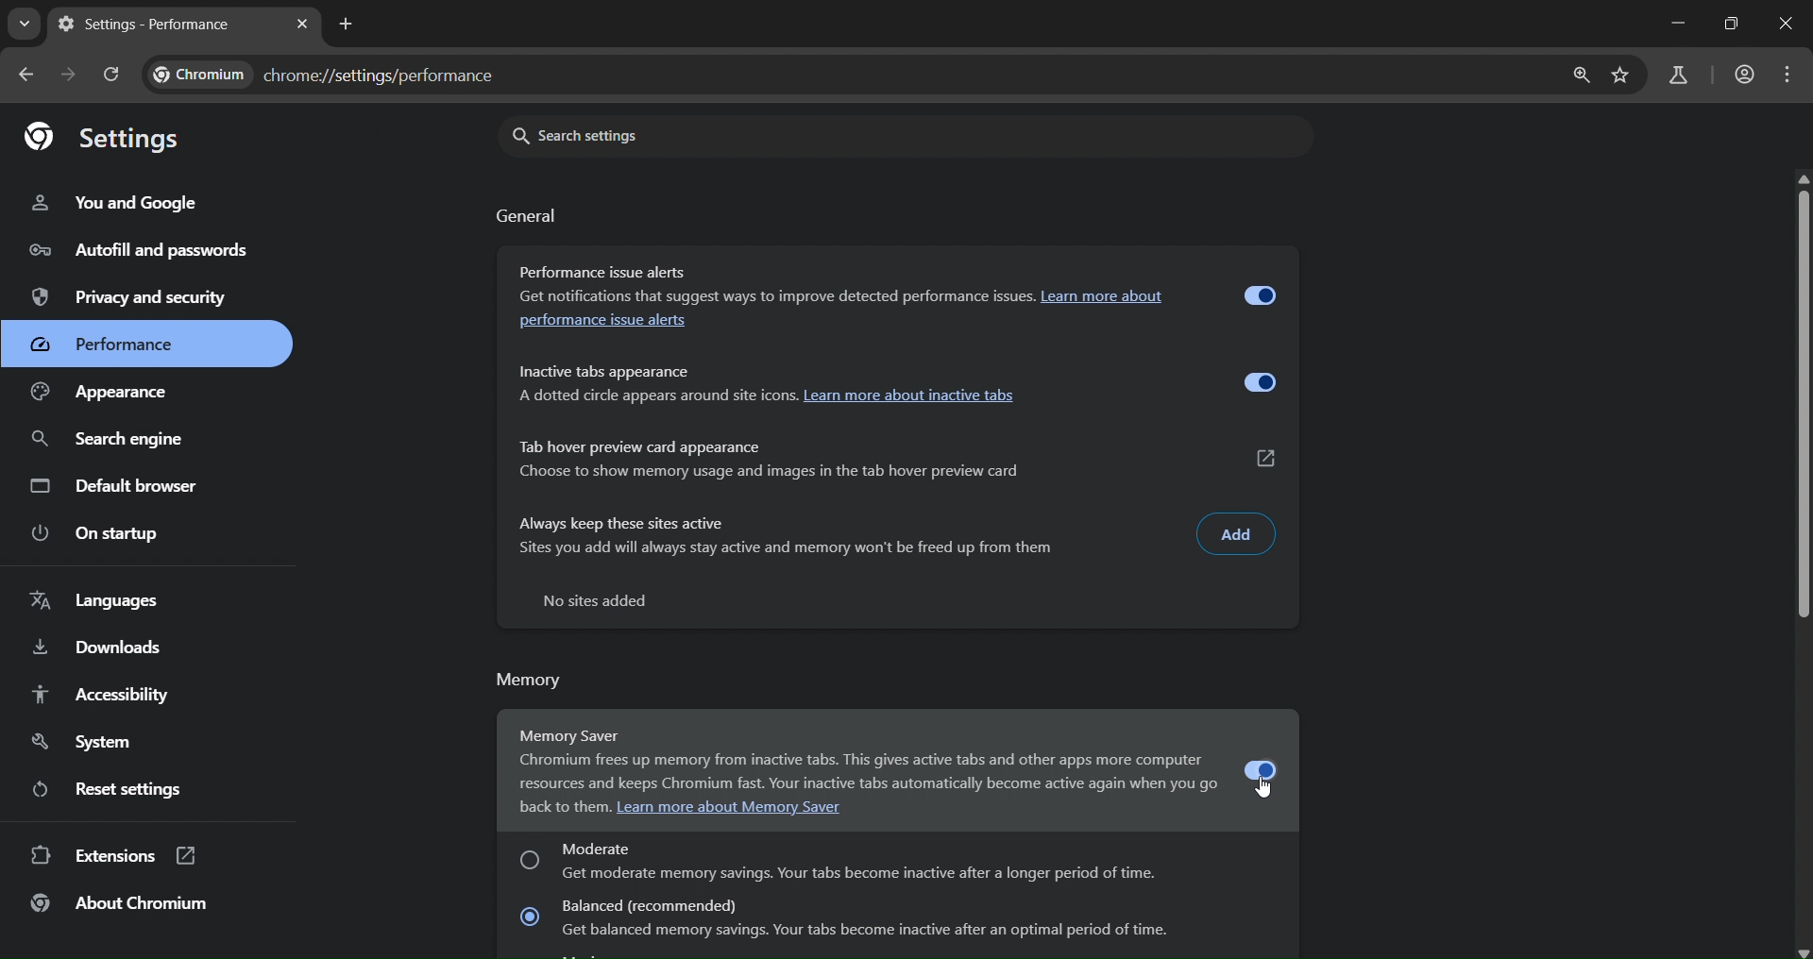 The height and width of the screenshot is (959, 1813). I want to click on current tab, so click(151, 25).